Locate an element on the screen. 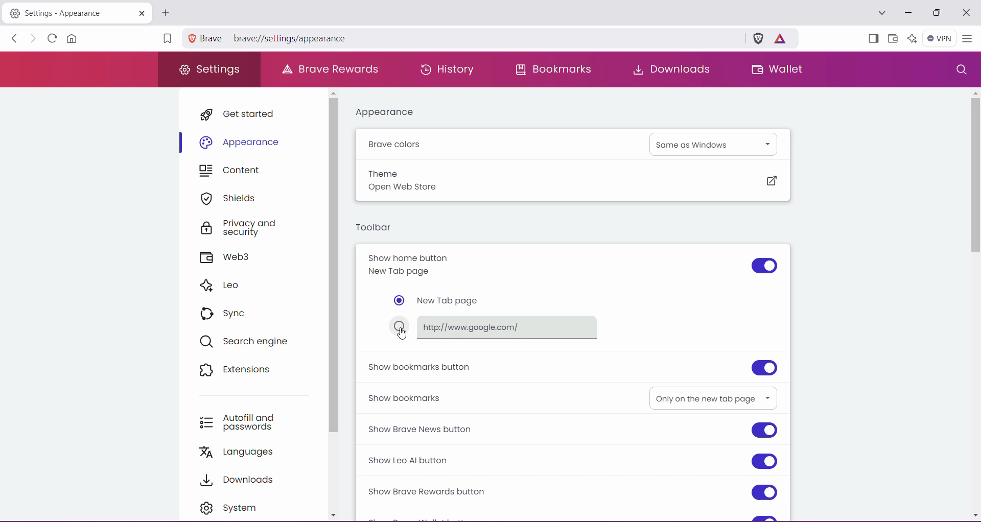  Click to set New Tab page as homepage is located at coordinates (439, 301).